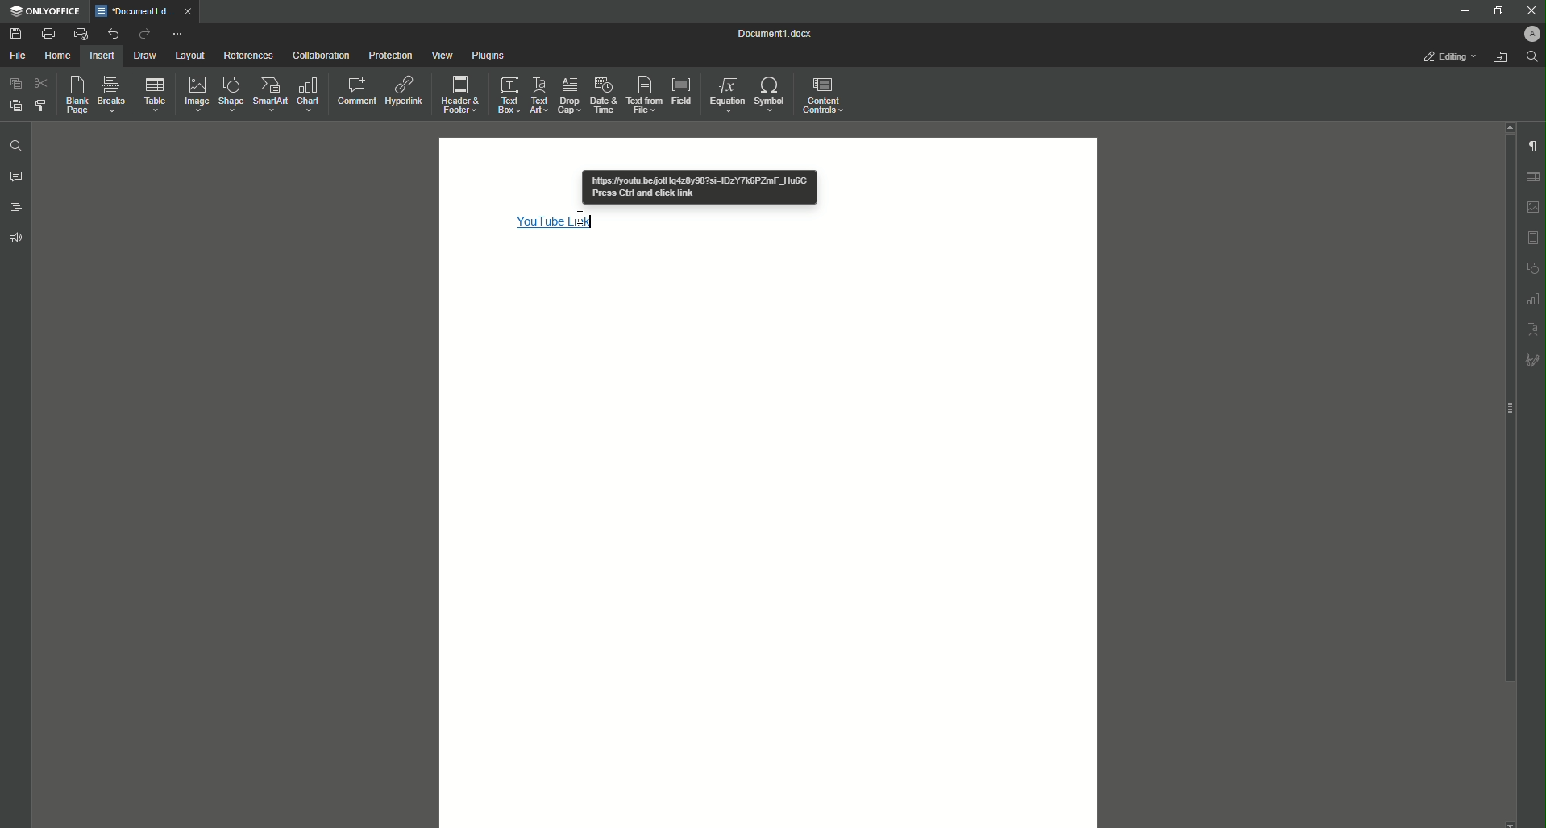 The width and height of the screenshot is (1546, 828). Describe the element at coordinates (1525, 34) in the screenshot. I see `Profile` at that location.